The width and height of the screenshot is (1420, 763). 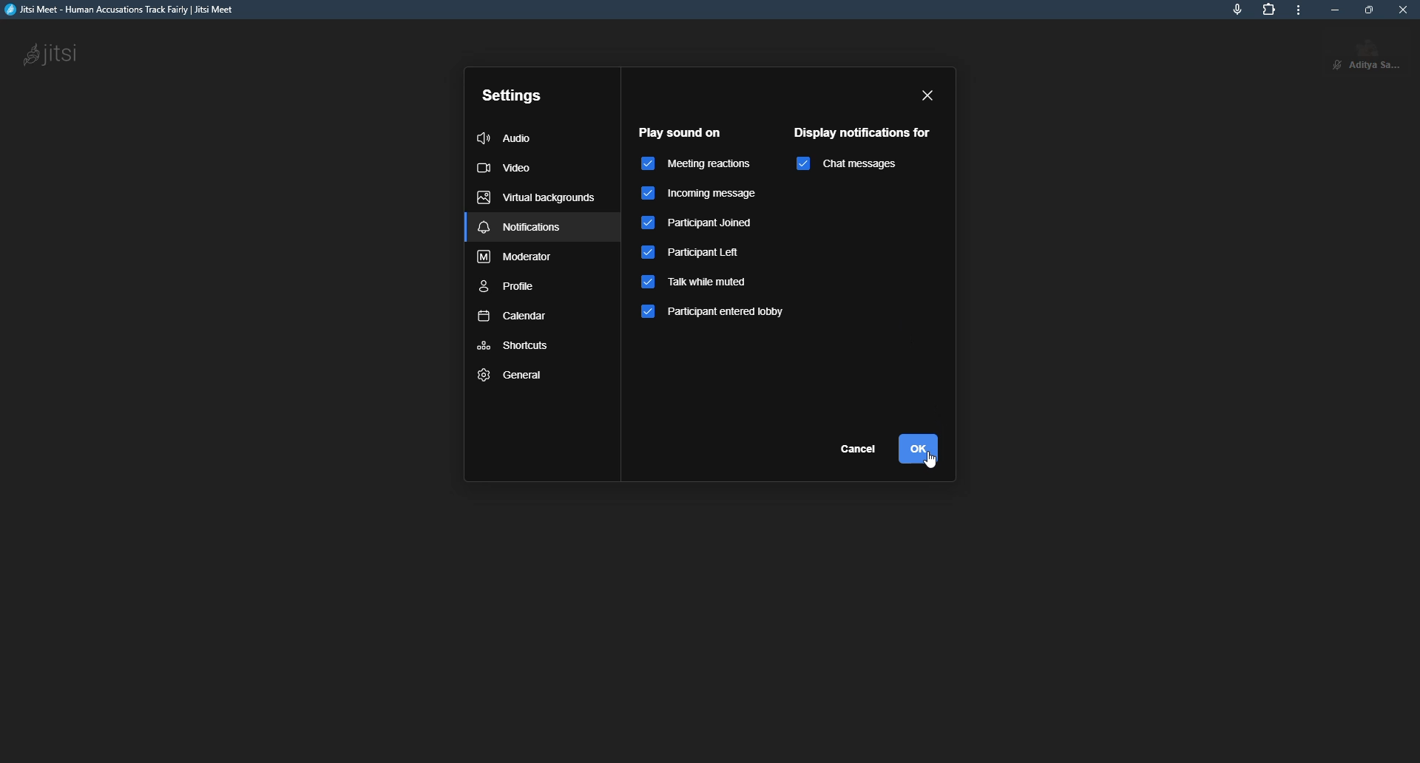 I want to click on display notifications for, so click(x=866, y=131).